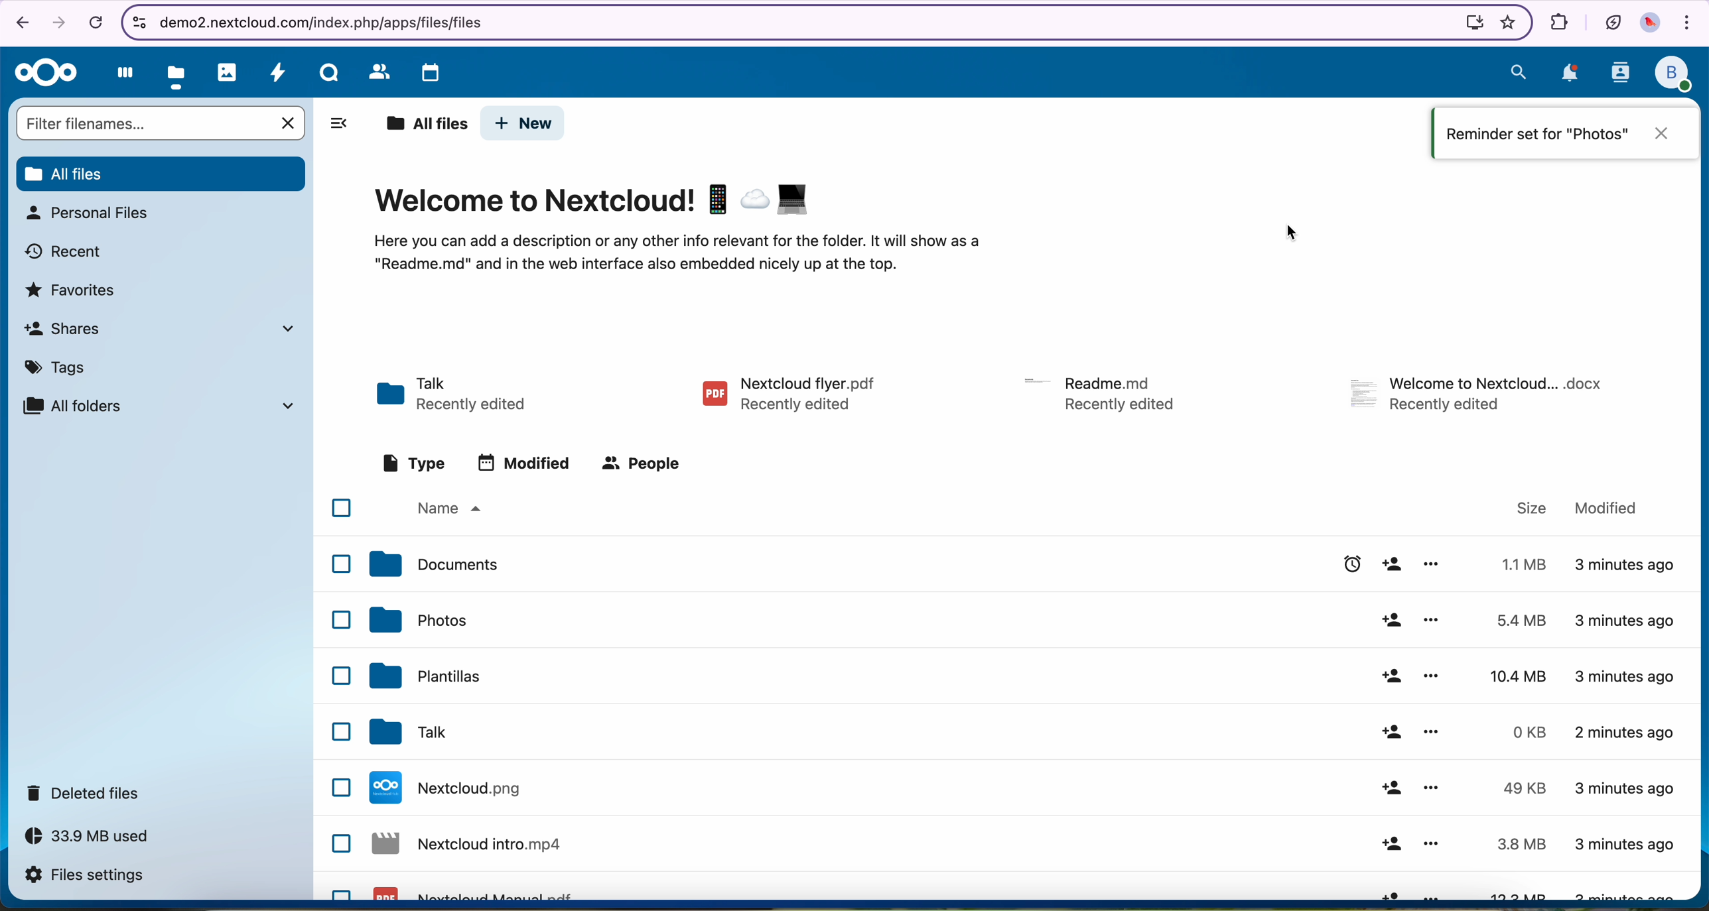 The height and width of the screenshot is (911, 1709). Describe the element at coordinates (1618, 75) in the screenshot. I see `contacts` at that location.